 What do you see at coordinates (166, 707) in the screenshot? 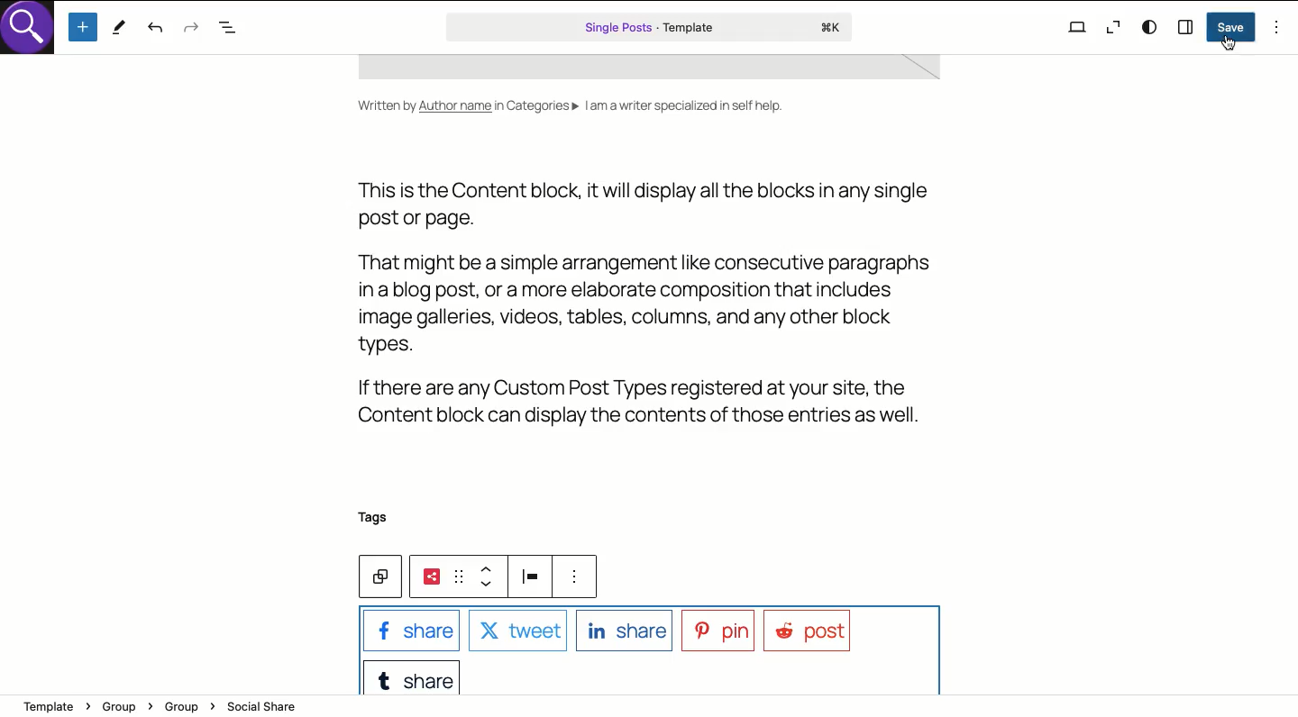
I see `Template > Group > Group > Social Share` at bounding box center [166, 707].